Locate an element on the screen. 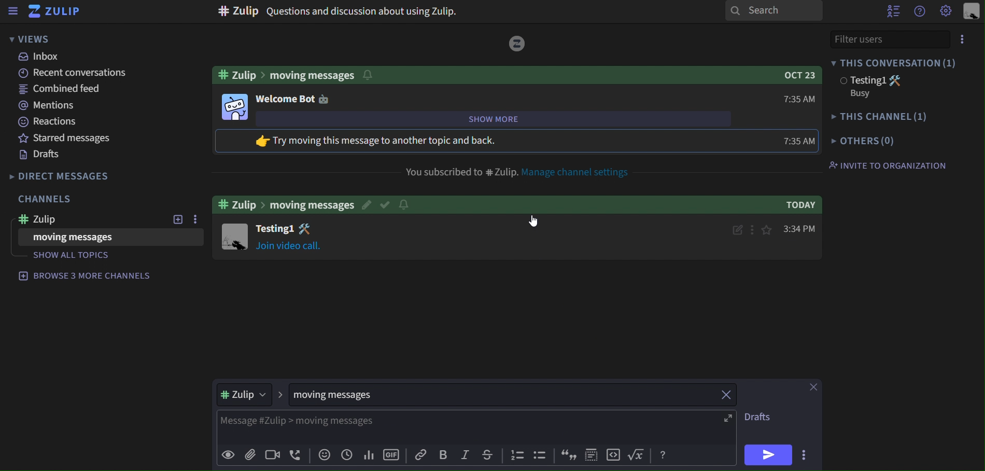 The width and height of the screenshot is (985, 471). add voicecall is located at coordinates (295, 456).